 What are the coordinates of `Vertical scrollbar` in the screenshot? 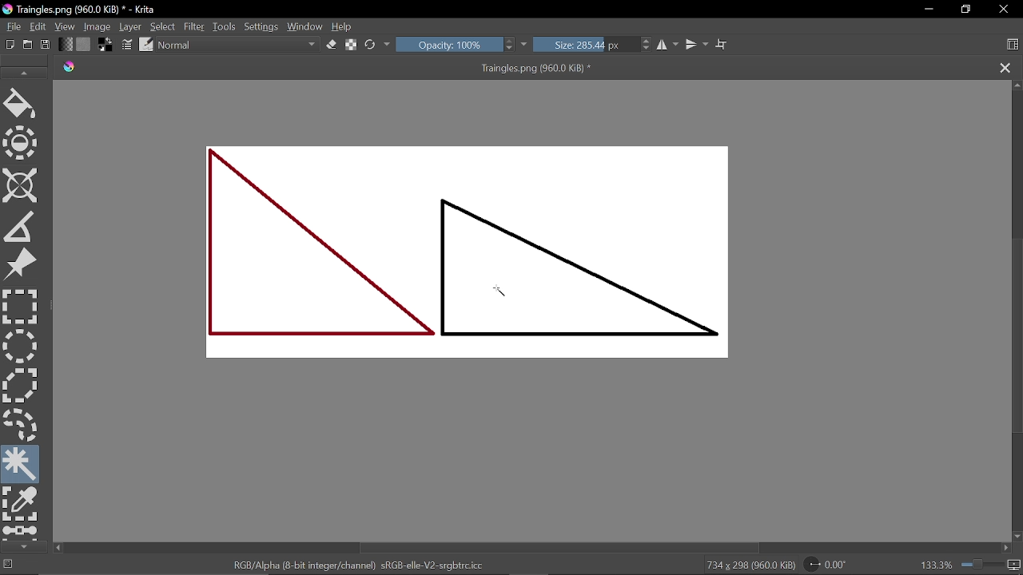 It's located at (1017, 337).